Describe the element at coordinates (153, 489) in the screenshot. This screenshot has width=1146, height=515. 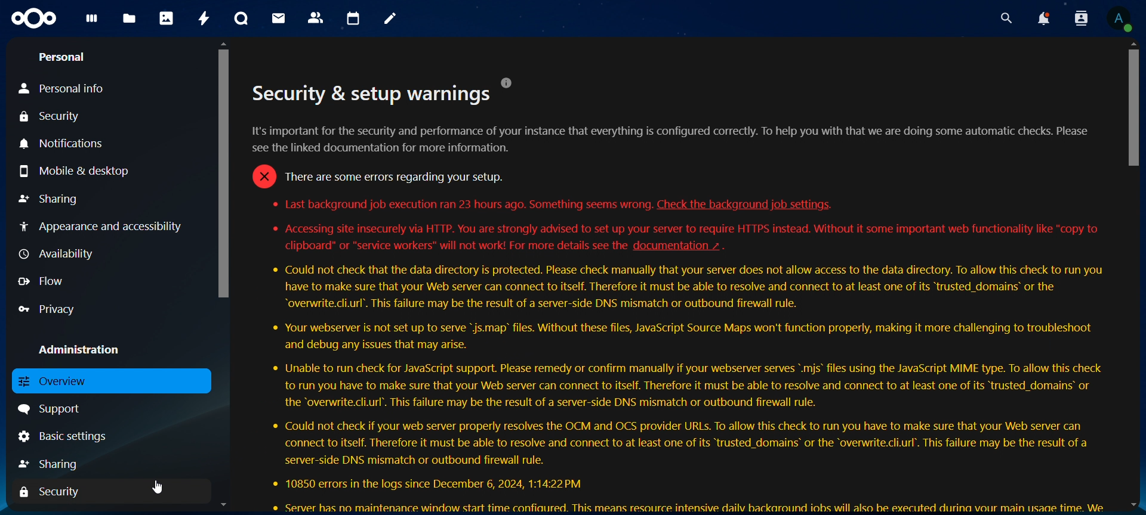
I see `Cursor` at that location.